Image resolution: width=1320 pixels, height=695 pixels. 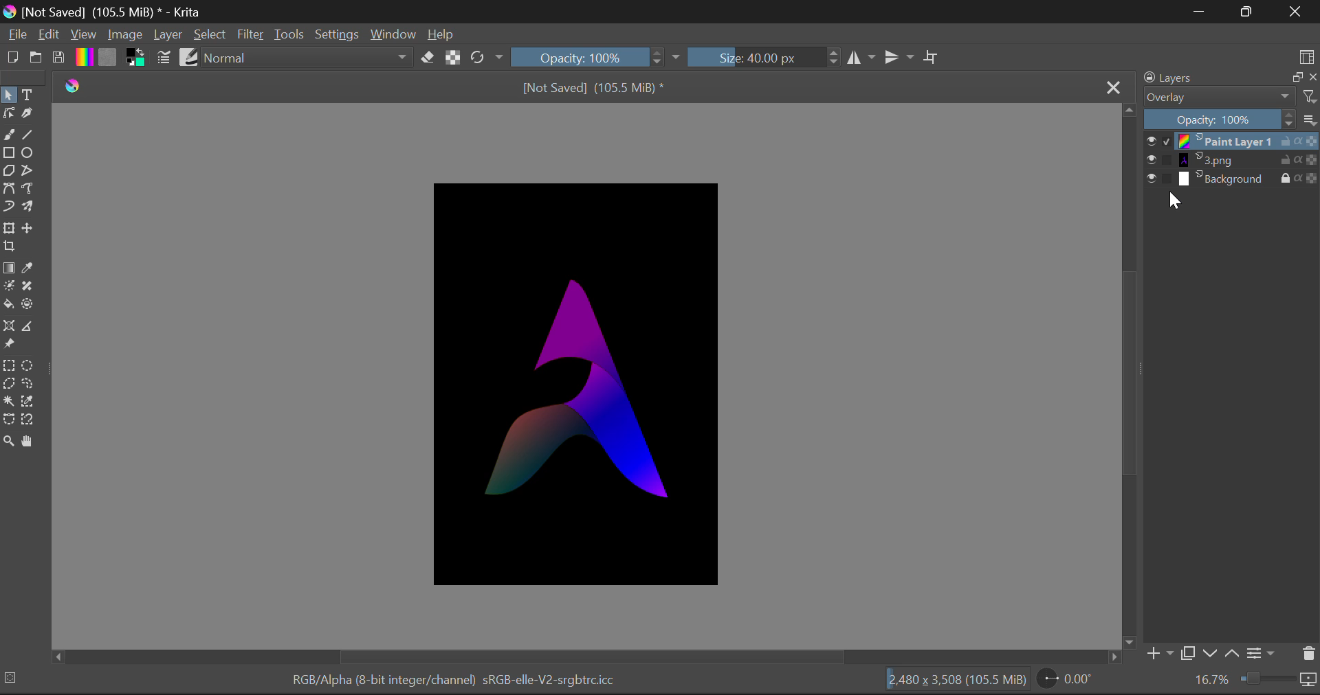 I want to click on Window, so click(x=395, y=34).